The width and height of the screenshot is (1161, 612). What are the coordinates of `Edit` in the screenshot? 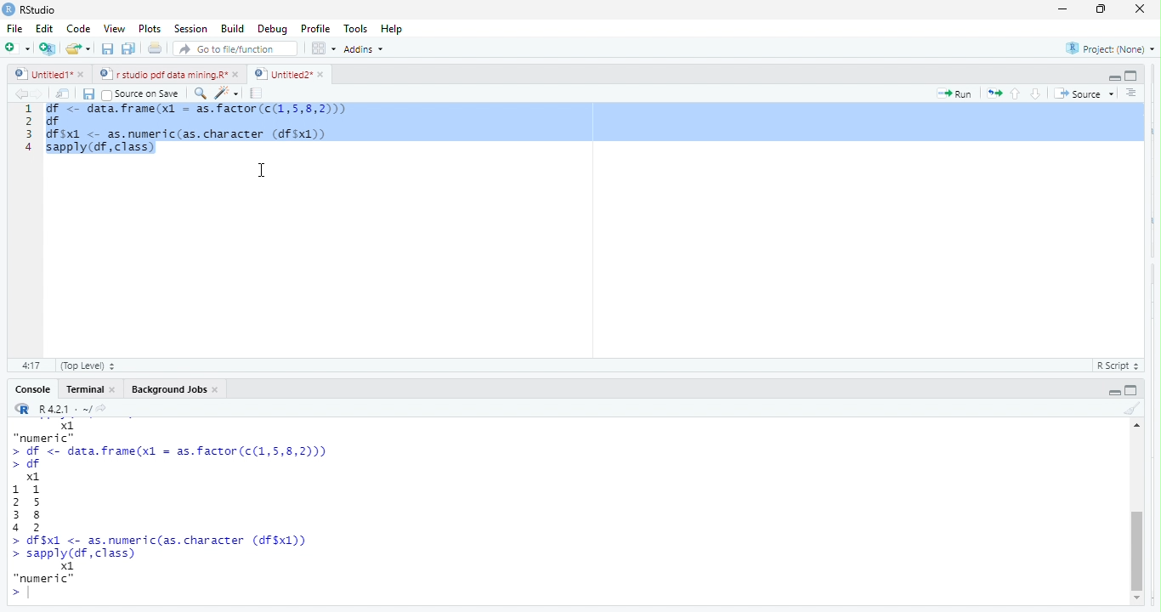 It's located at (47, 29).